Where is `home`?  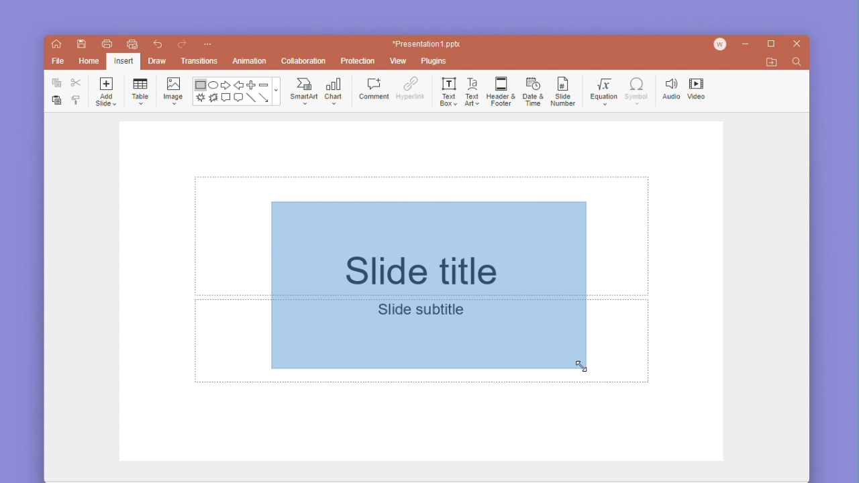 home is located at coordinates (56, 46).